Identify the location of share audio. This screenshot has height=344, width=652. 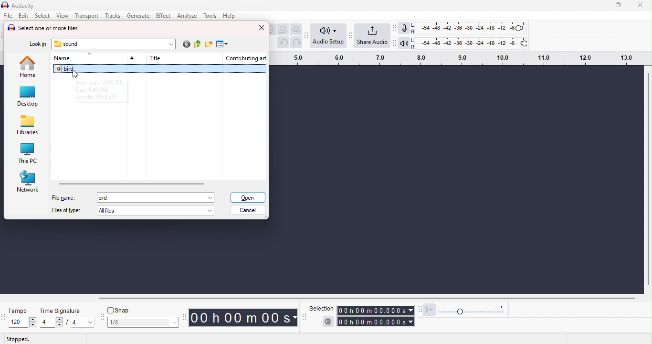
(372, 36).